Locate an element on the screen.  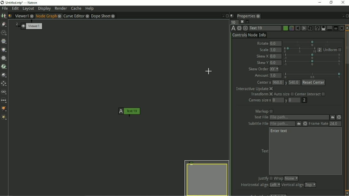
Choose color is located at coordinates (285, 28).